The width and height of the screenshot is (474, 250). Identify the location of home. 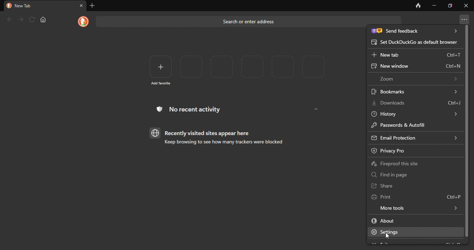
(44, 19).